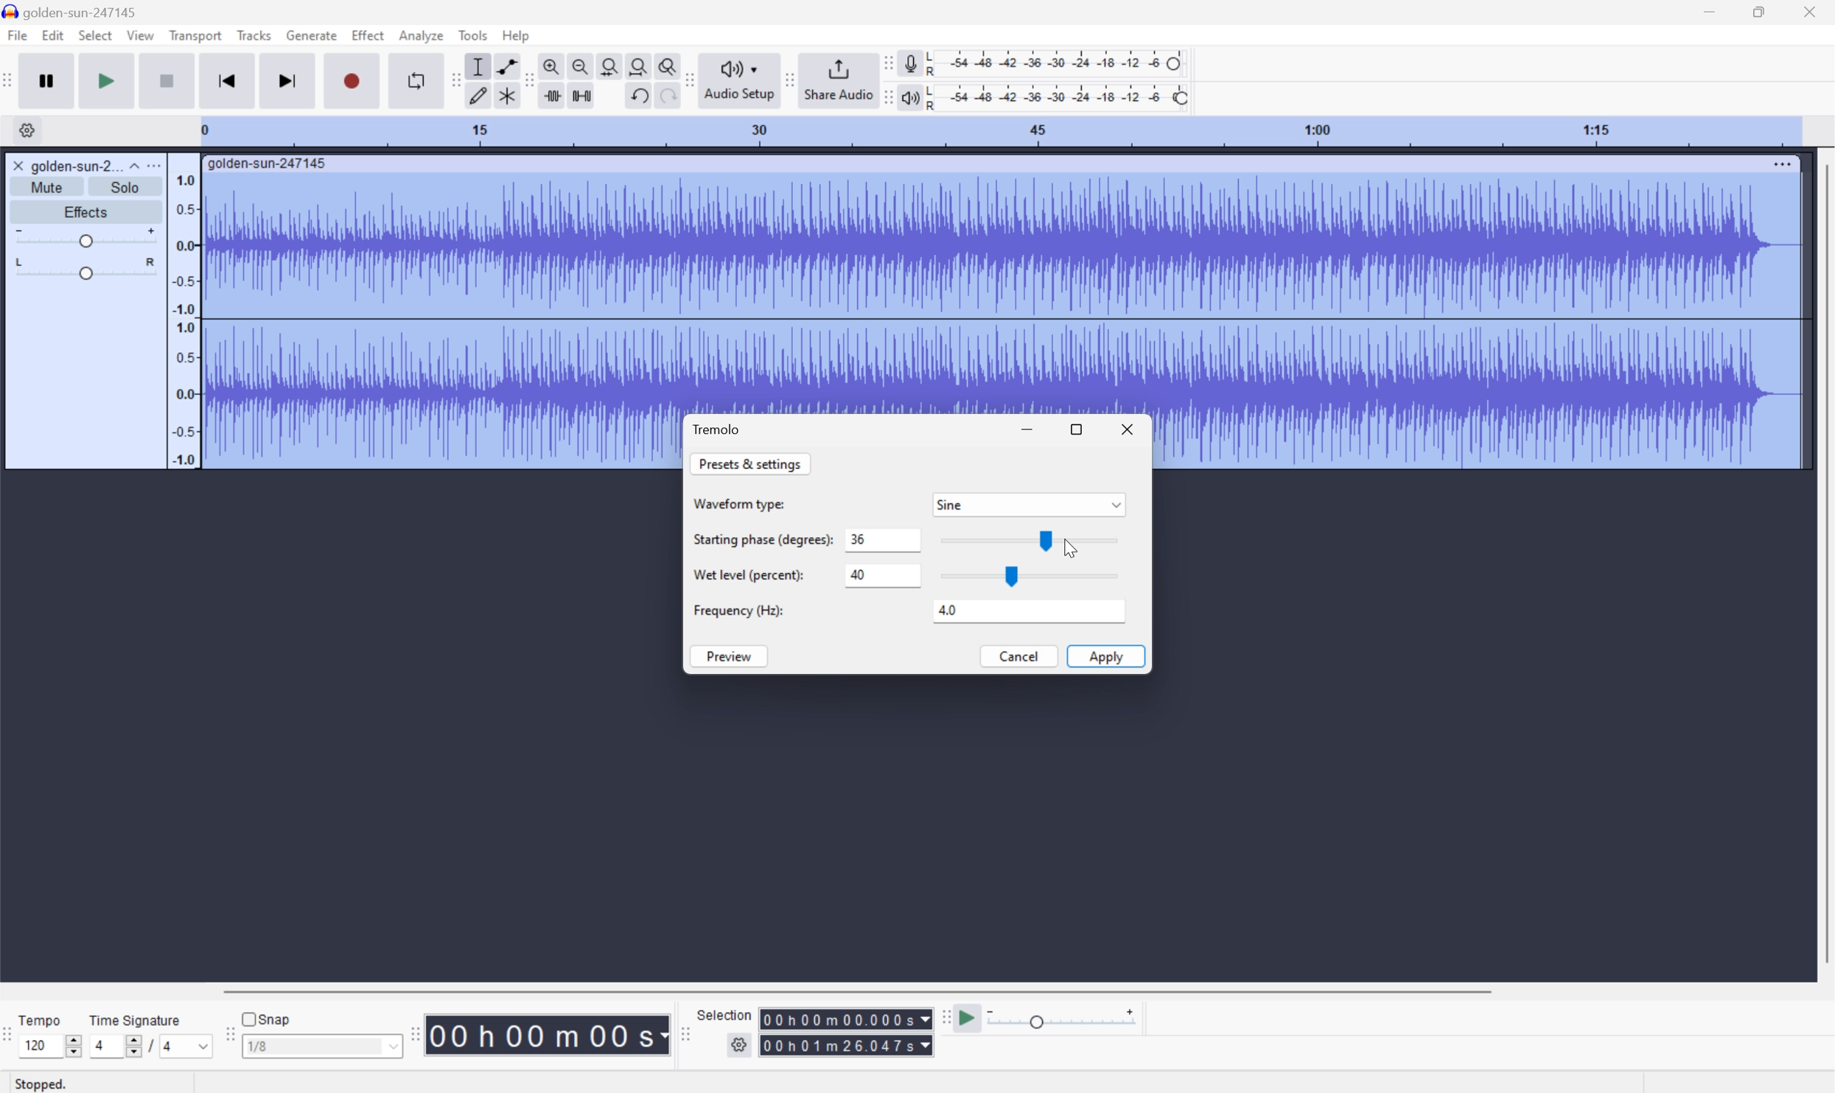 This screenshot has width=1835, height=1093. Describe the element at coordinates (1029, 612) in the screenshot. I see `4.0` at that location.